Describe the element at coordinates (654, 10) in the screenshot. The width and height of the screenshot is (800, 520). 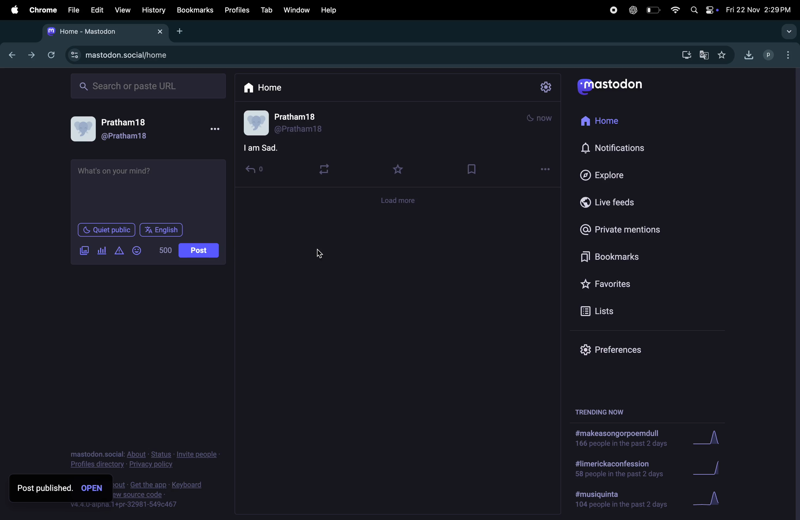
I see `battery` at that location.